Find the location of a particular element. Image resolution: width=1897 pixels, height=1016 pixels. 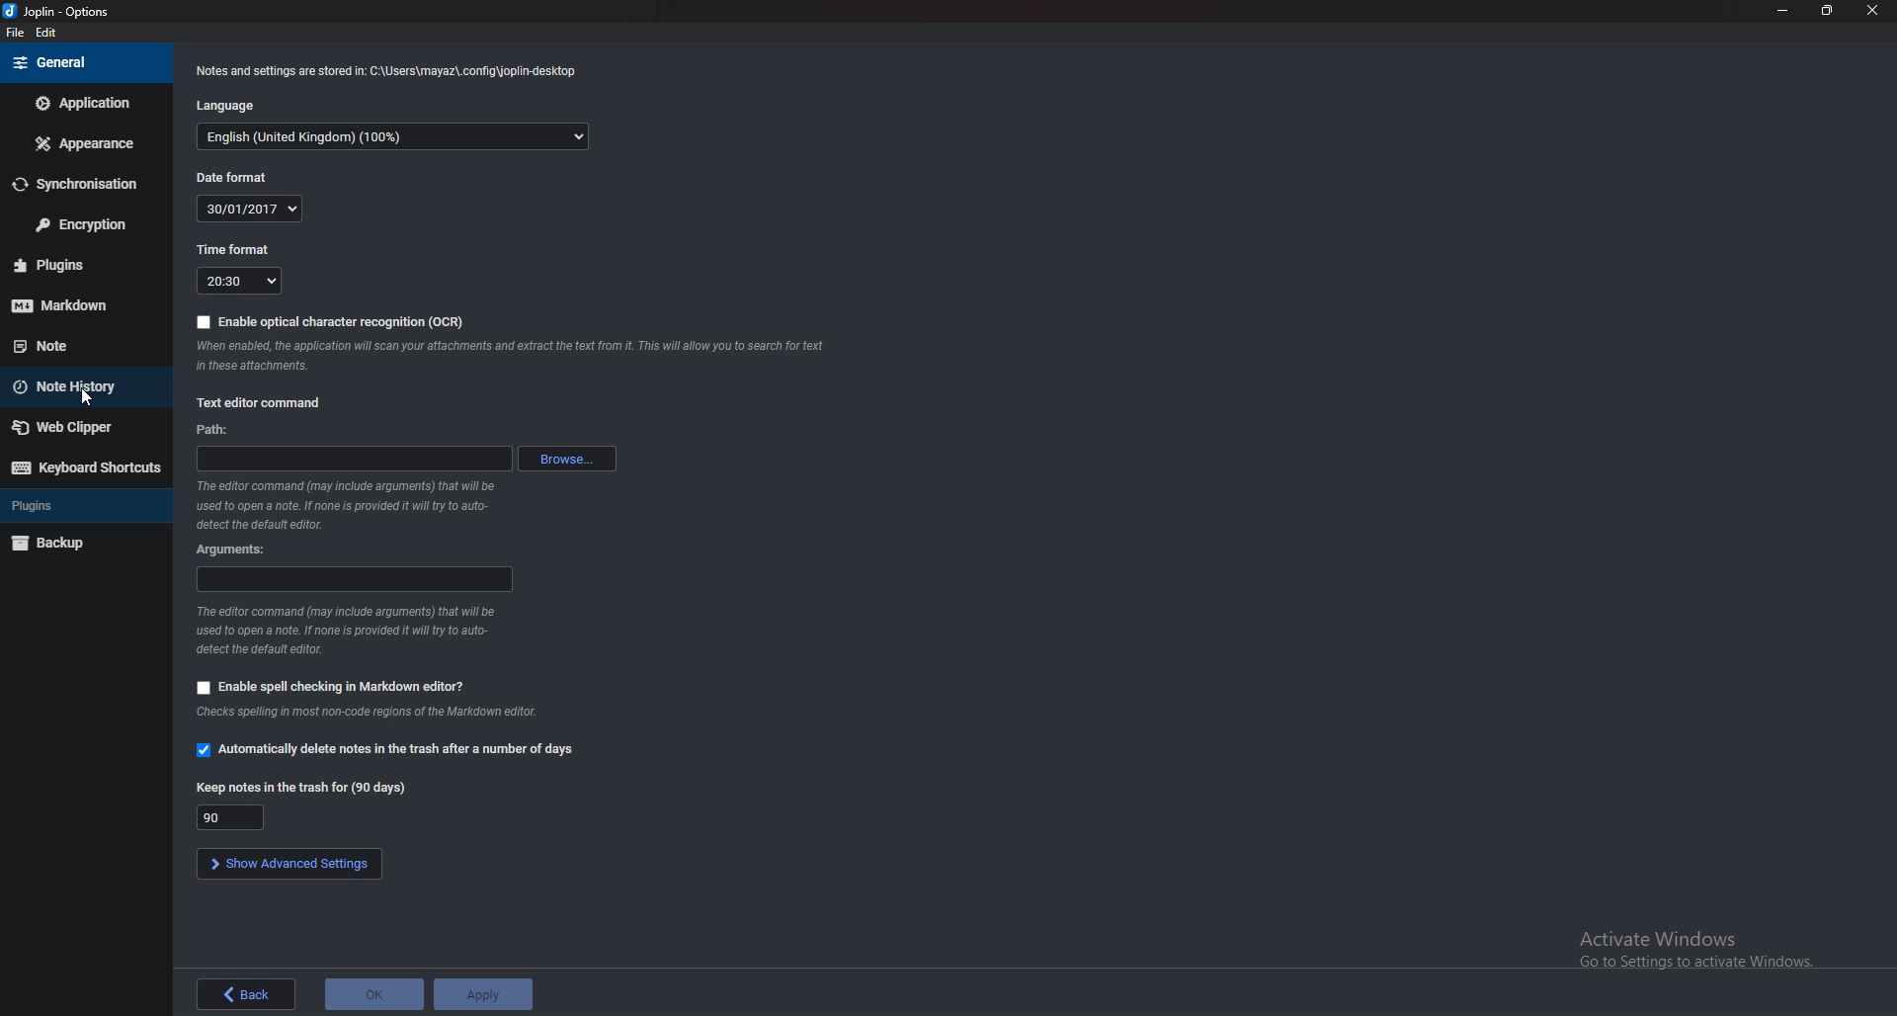

Appearance is located at coordinates (86, 144).